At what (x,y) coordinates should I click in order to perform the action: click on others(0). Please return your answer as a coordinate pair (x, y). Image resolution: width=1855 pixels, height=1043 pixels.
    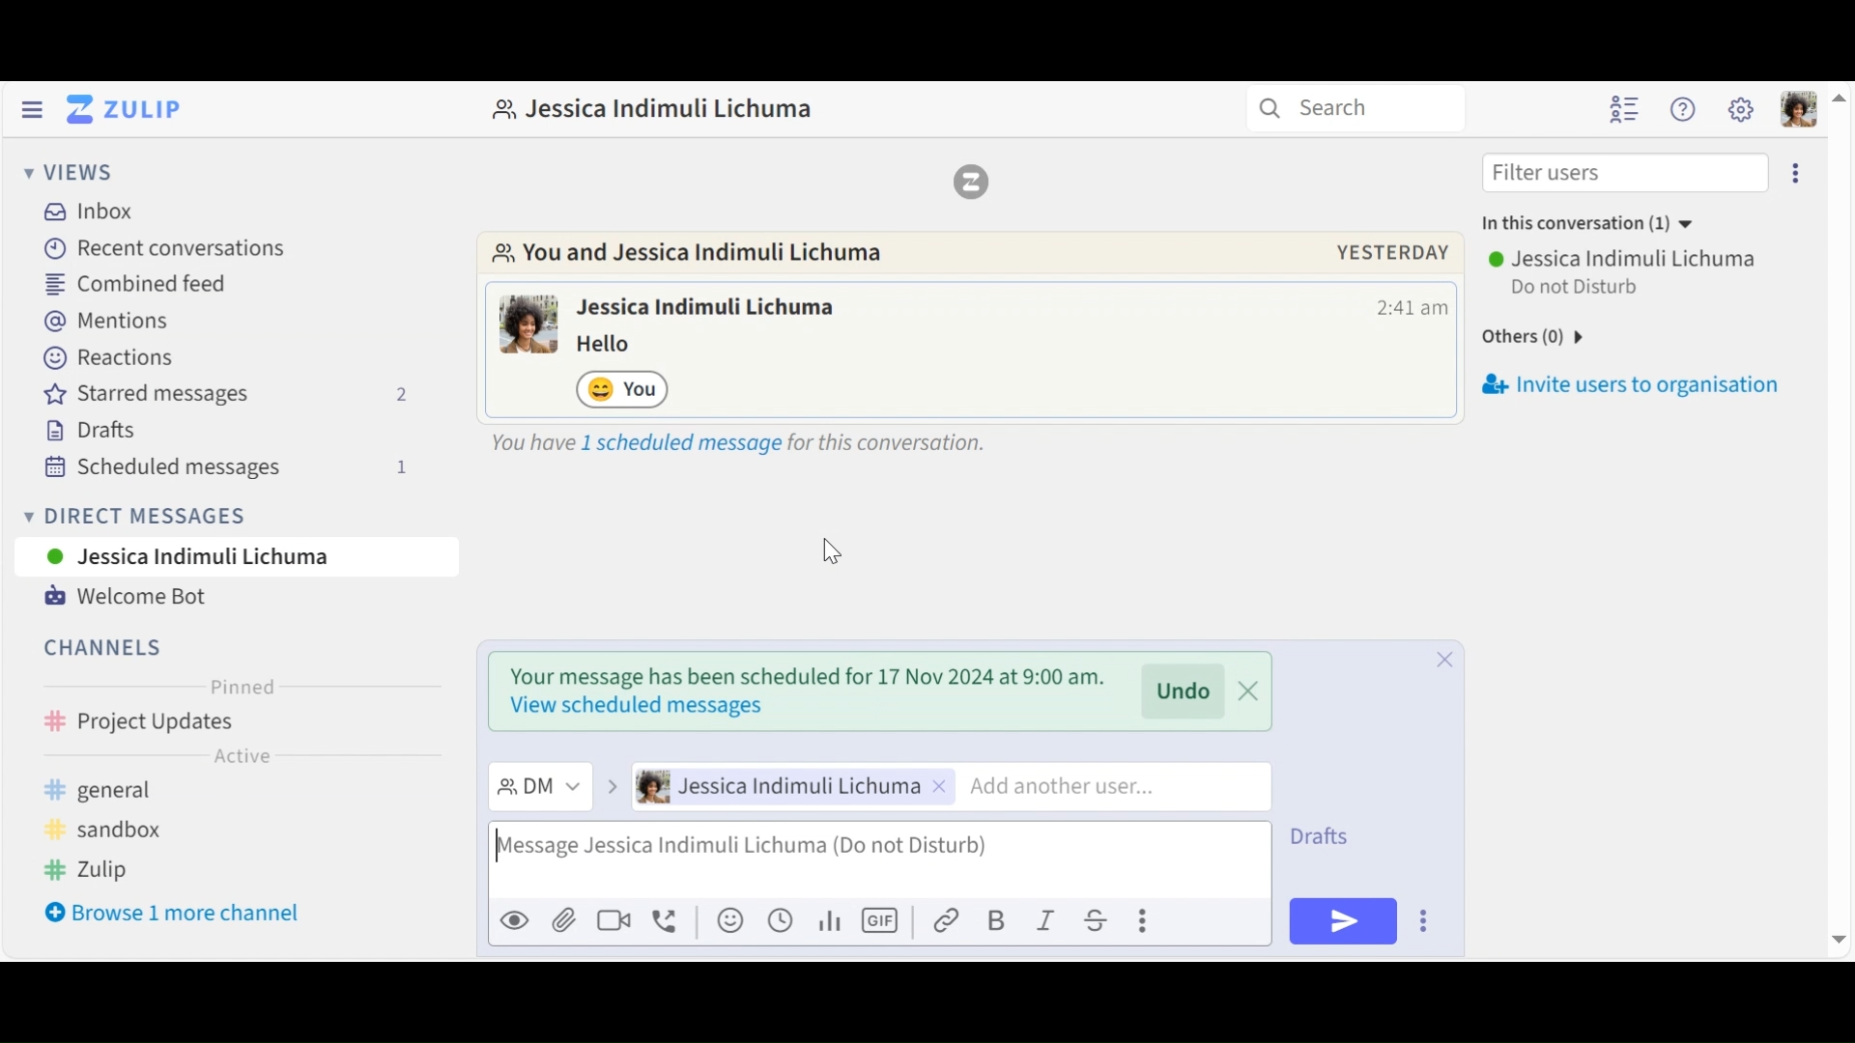
    Looking at the image, I should click on (1566, 333).